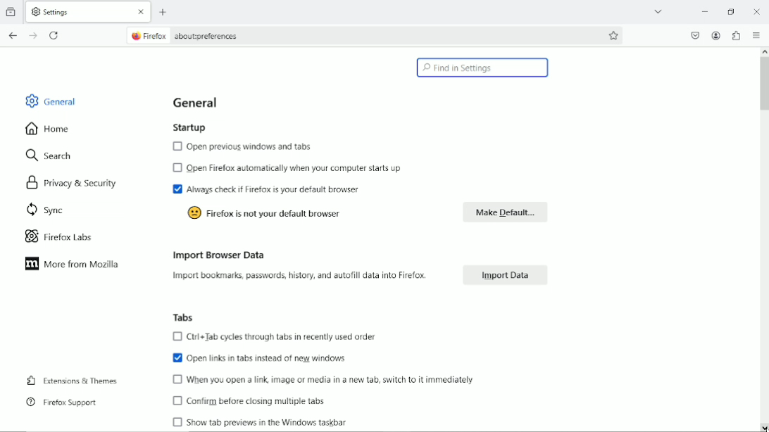 This screenshot has height=432, width=769. Describe the element at coordinates (265, 189) in the screenshot. I see `Always chech if firefox is your default browser` at that location.